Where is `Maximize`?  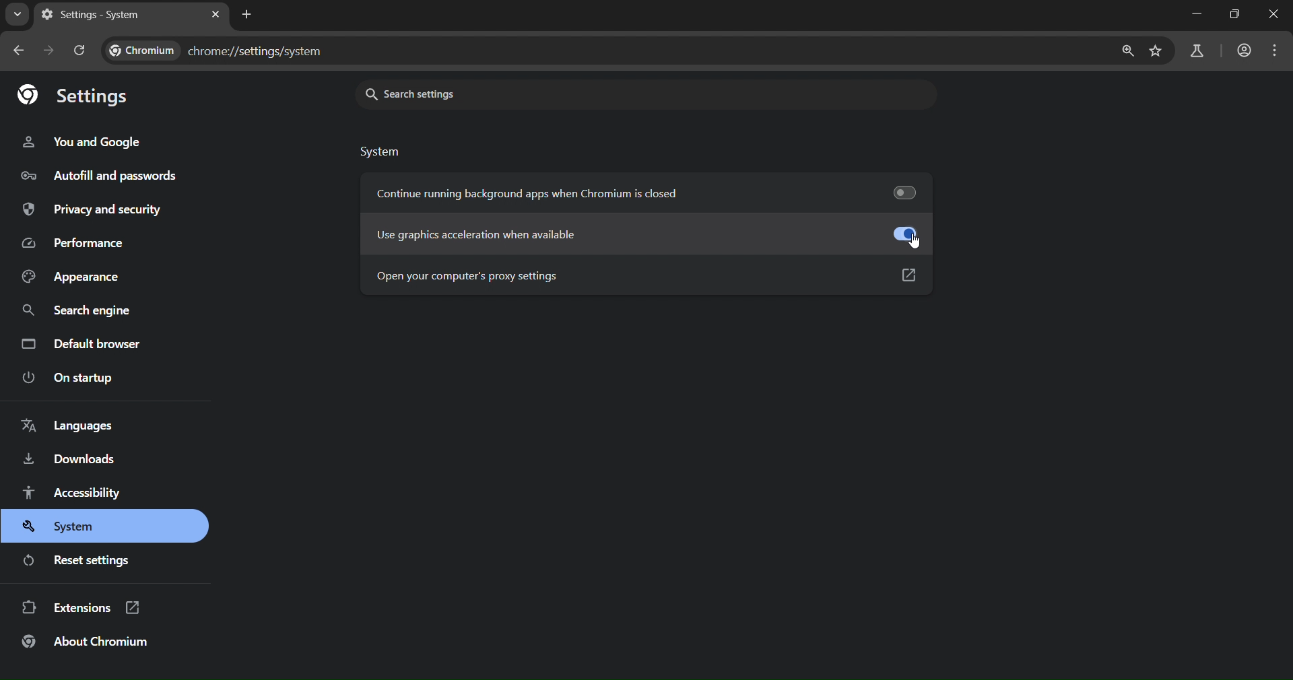 Maximize is located at coordinates (1236, 14).